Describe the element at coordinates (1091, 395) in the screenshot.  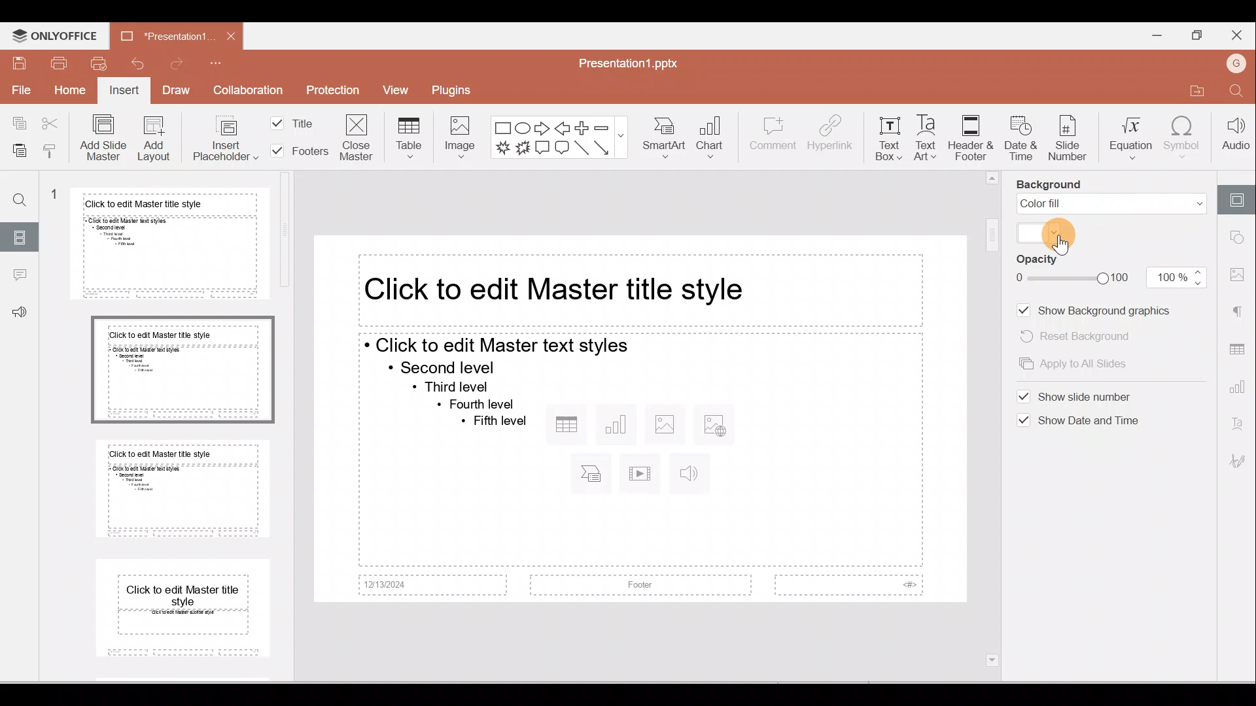
I see `Show slide number` at that location.